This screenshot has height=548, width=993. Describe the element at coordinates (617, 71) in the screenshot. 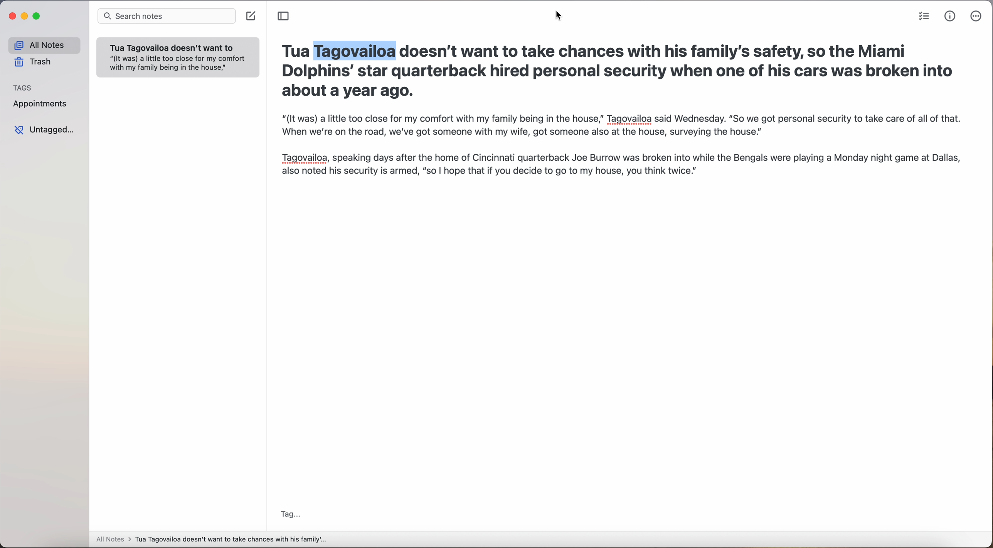

I see `Tua Tagovailoa doesn't want to take chances with his family's safety, so the Miami Dolphins' star quarterback hired personal security when one of his cars was broken into about a year ago.` at that location.